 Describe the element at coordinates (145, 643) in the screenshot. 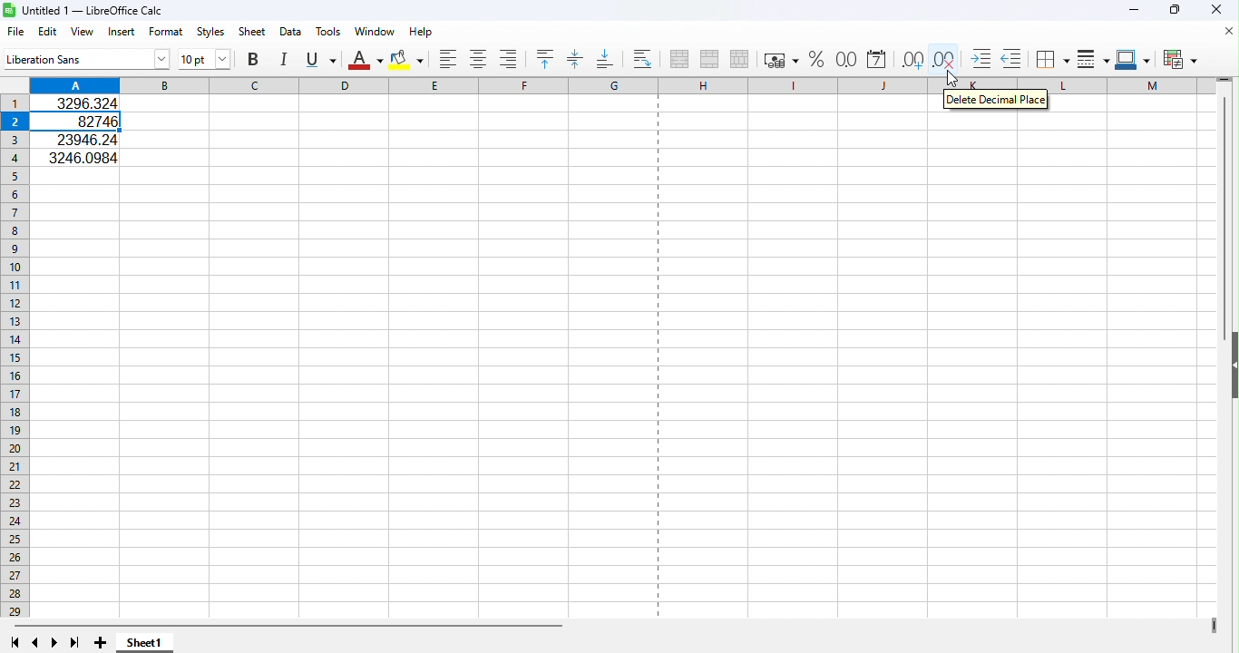

I see `Sheet1` at that location.